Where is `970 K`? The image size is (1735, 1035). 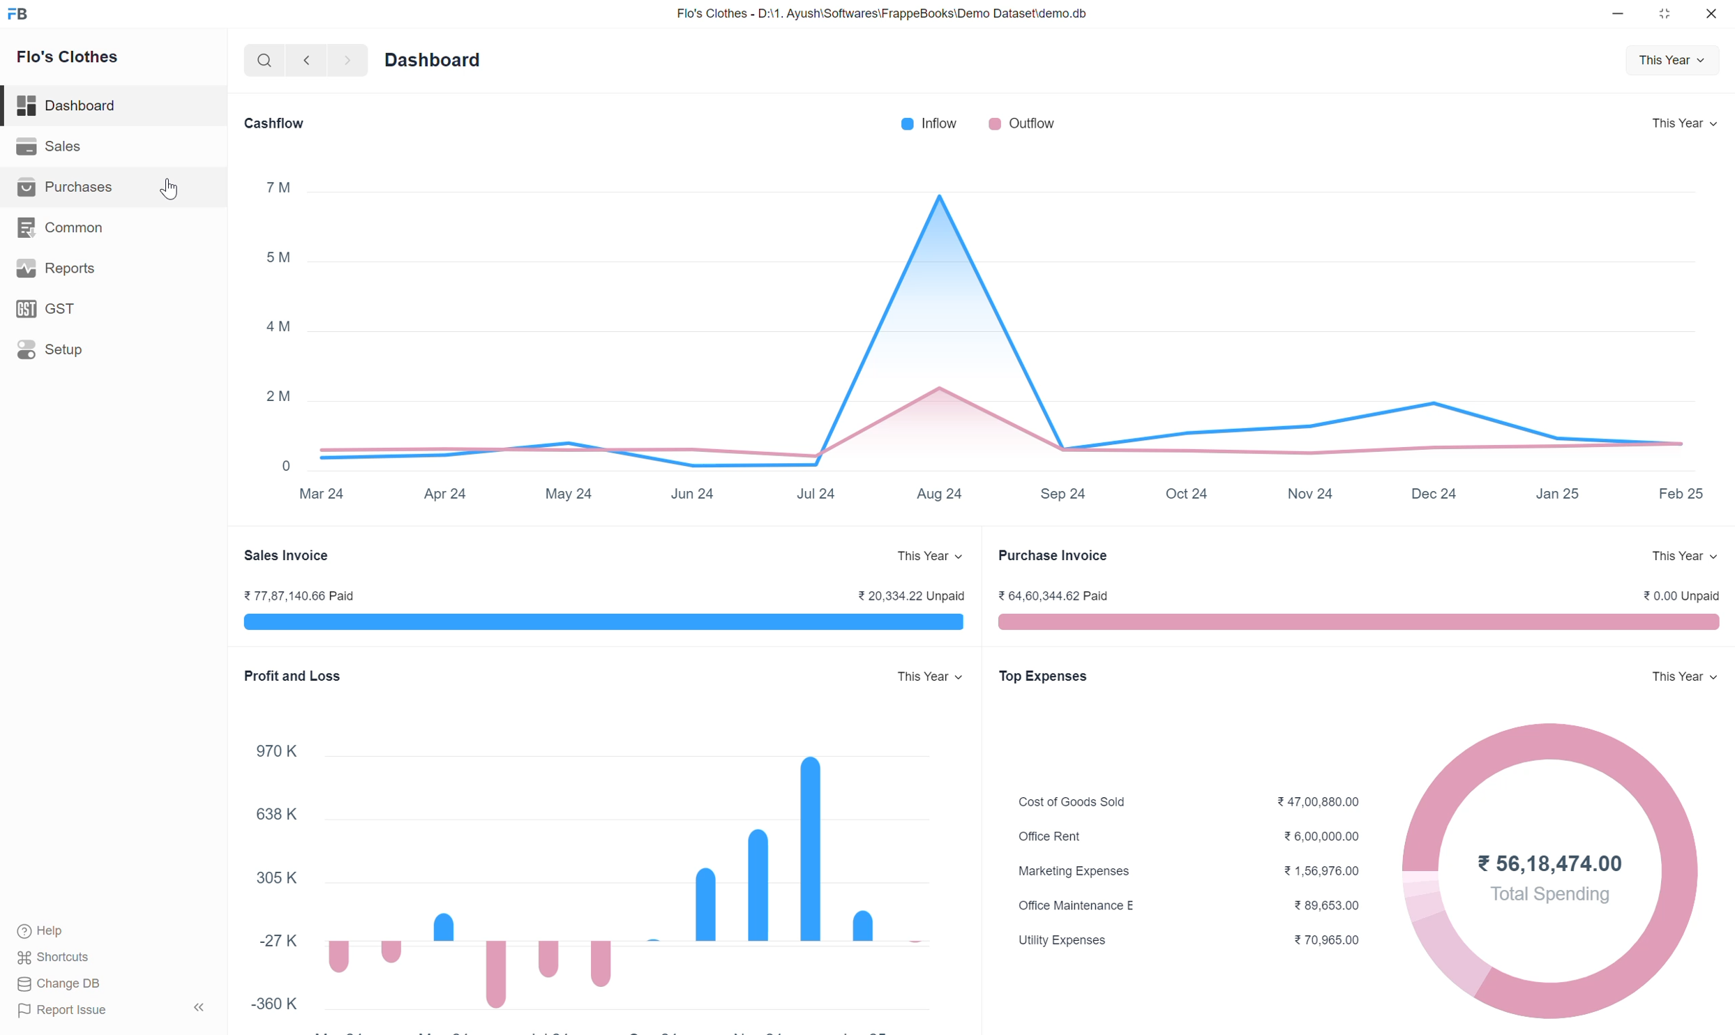
970 K is located at coordinates (278, 751).